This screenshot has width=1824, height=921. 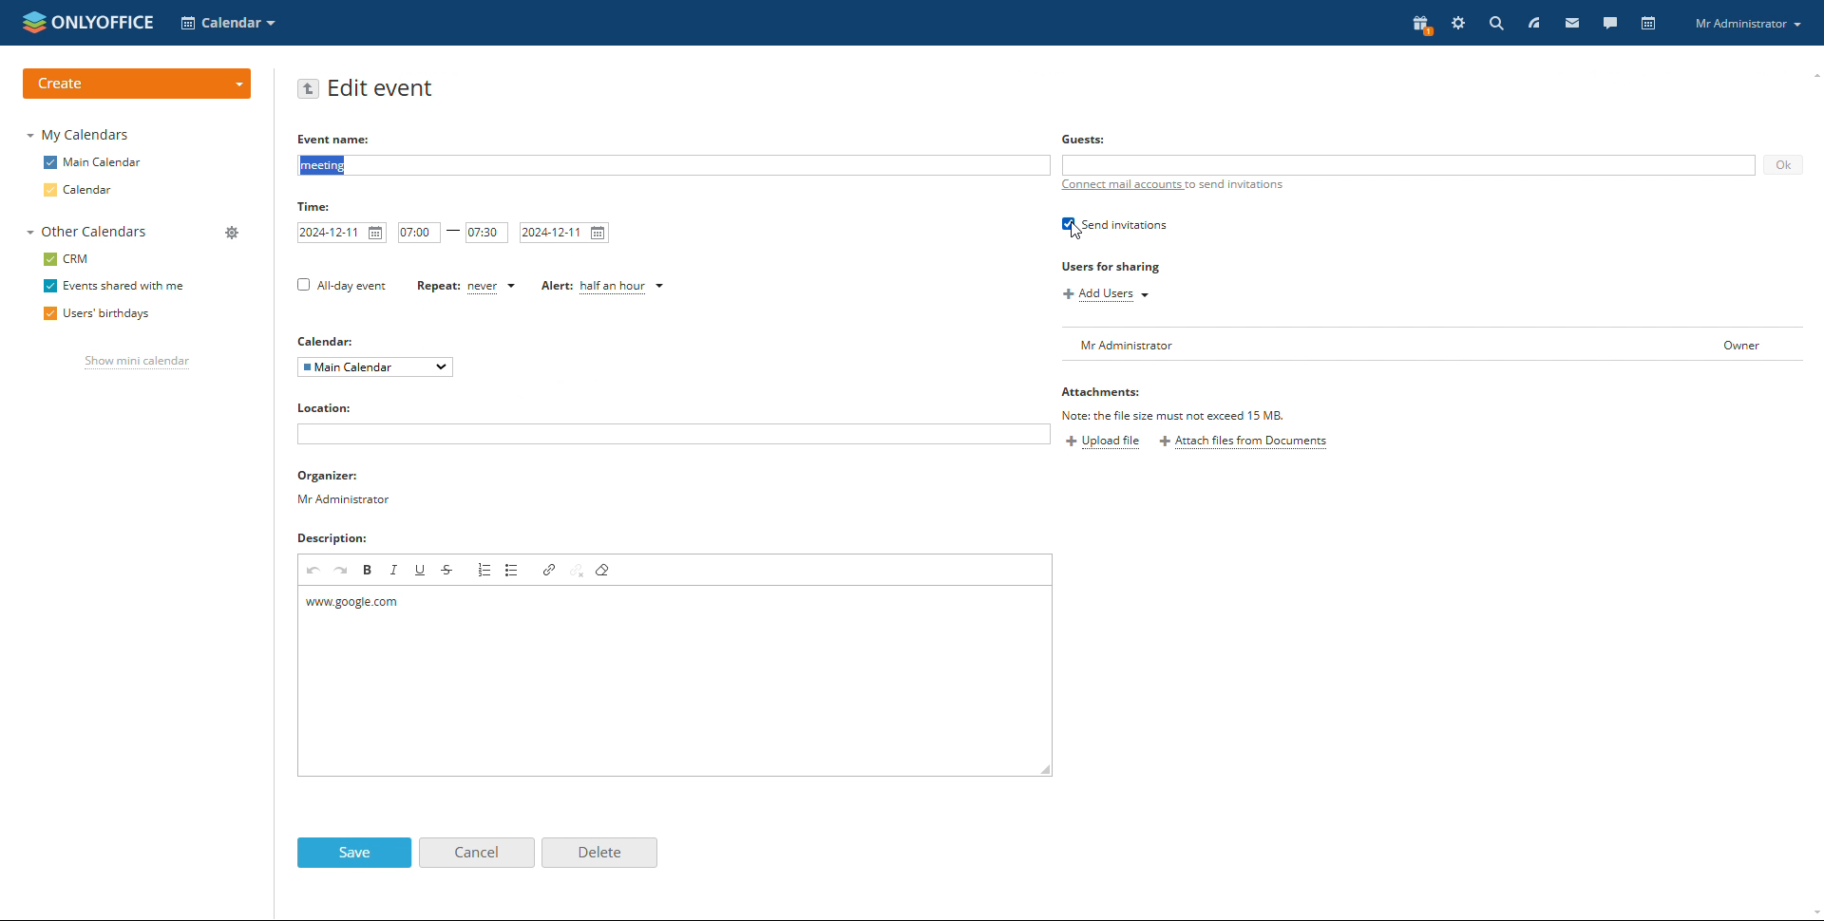 I want to click on end time, so click(x=486, y=234).